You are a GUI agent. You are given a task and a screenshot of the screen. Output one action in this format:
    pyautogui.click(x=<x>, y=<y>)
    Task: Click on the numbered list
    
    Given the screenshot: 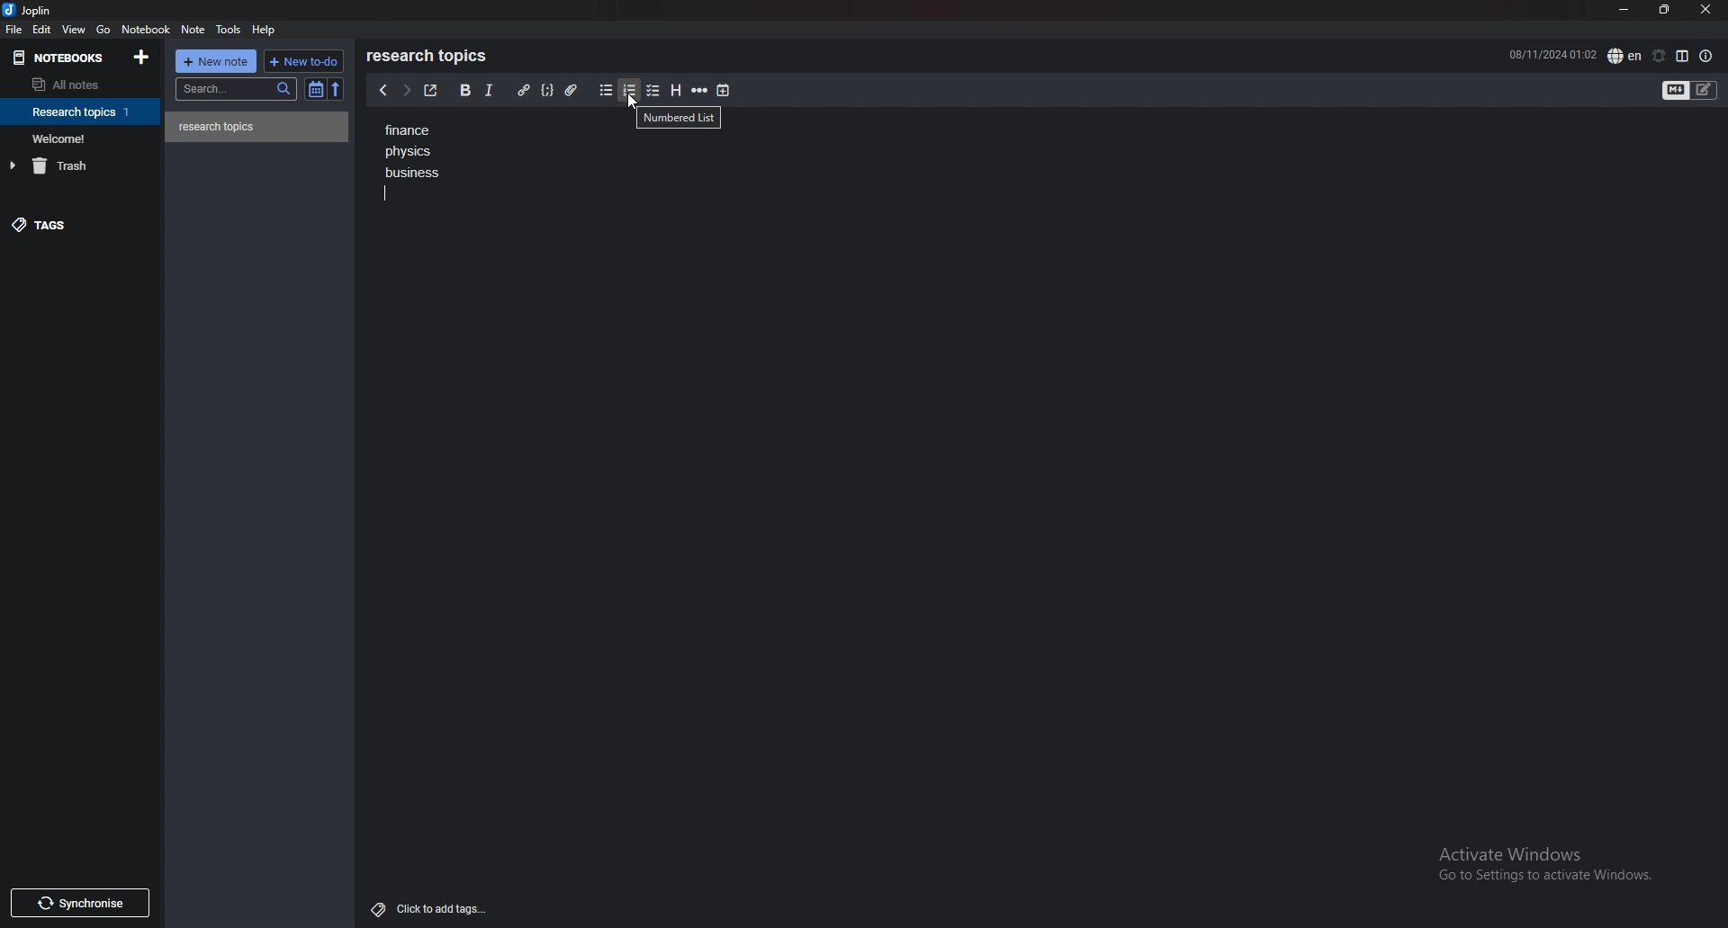 What is the action you would take?
    pyautogui.click(x=679, y=118)
    